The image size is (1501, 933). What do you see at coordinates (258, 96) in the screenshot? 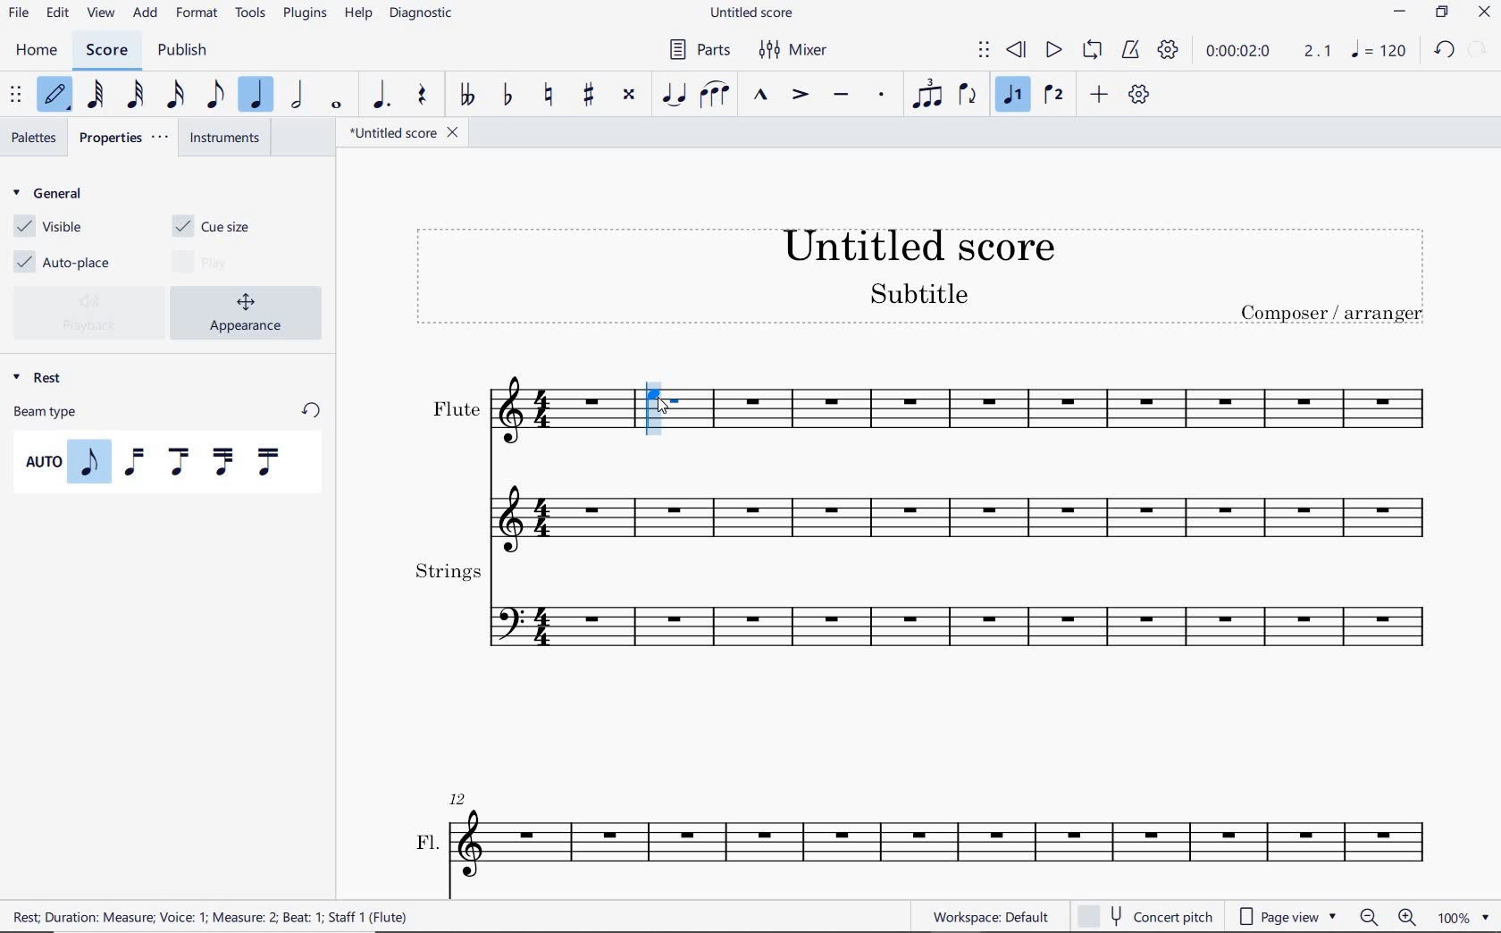
I see `QUARTER NOTE` at bounding box center [258, 96].